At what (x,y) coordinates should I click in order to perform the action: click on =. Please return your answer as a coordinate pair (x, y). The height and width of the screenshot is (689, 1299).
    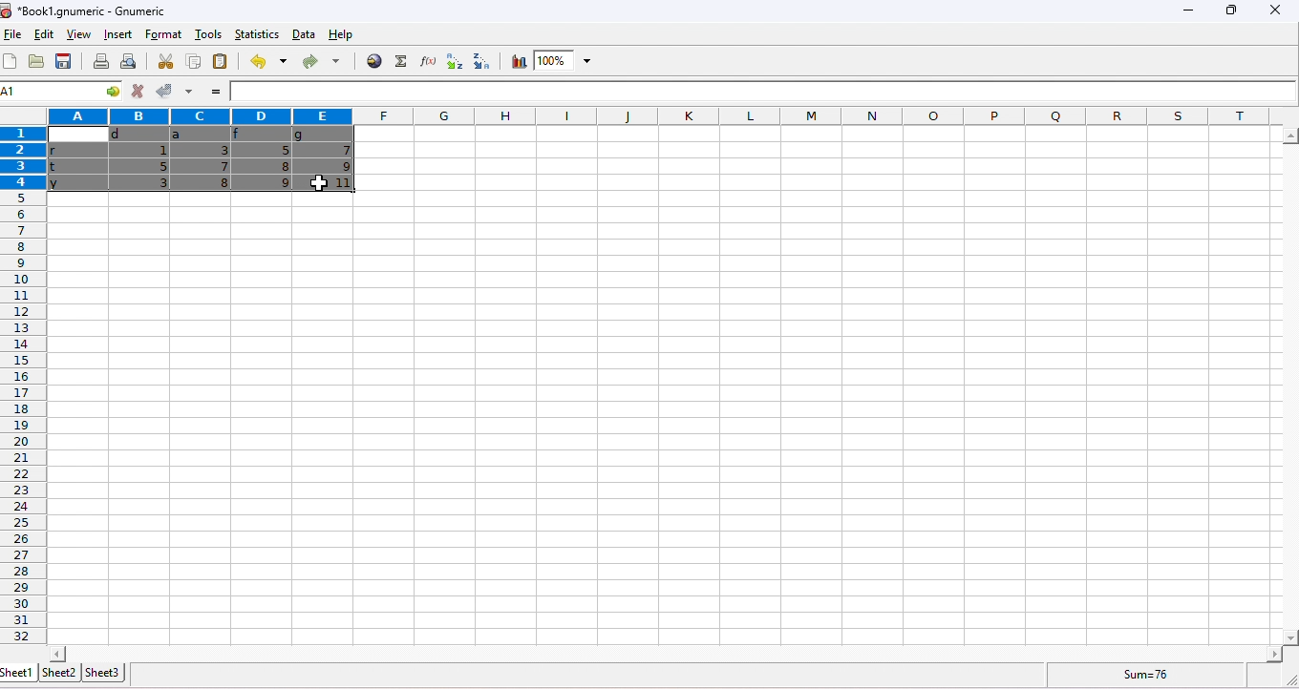
    Looking at the image, I should click on (214, 93).